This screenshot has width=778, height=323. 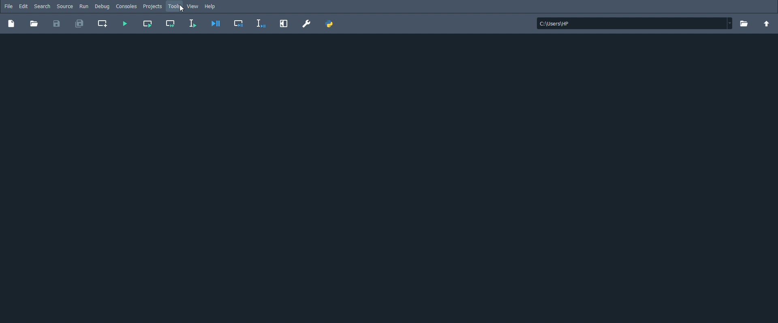 I want to click on Run current cell and go to the next one, so click(x=171, y=24).